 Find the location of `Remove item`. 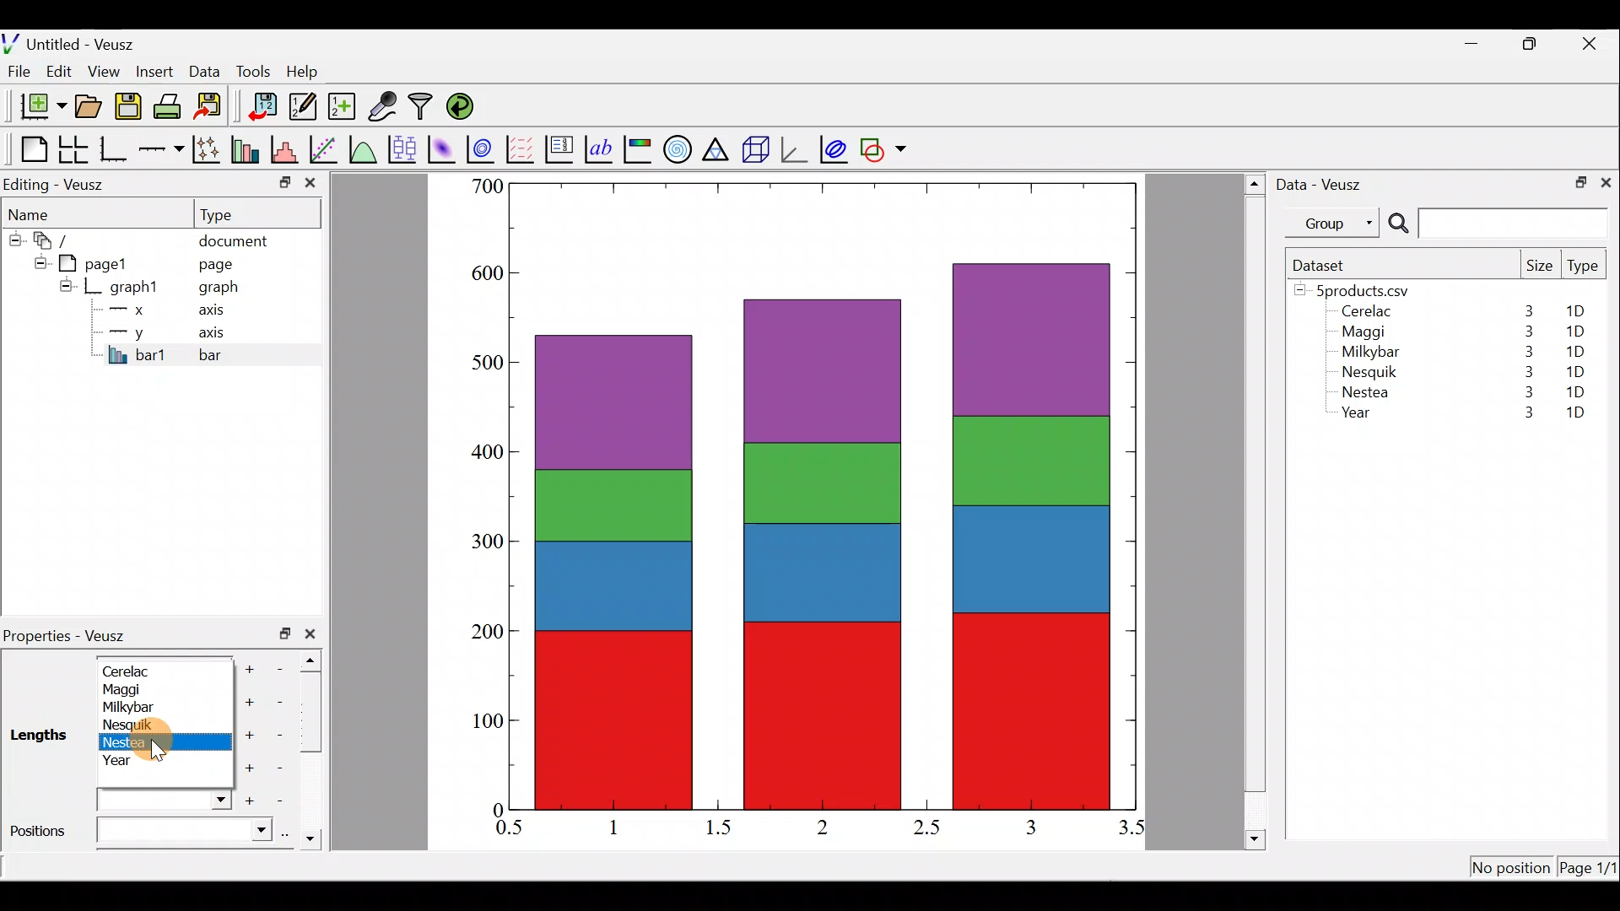

Remove item is located at coordinates (285, 801).